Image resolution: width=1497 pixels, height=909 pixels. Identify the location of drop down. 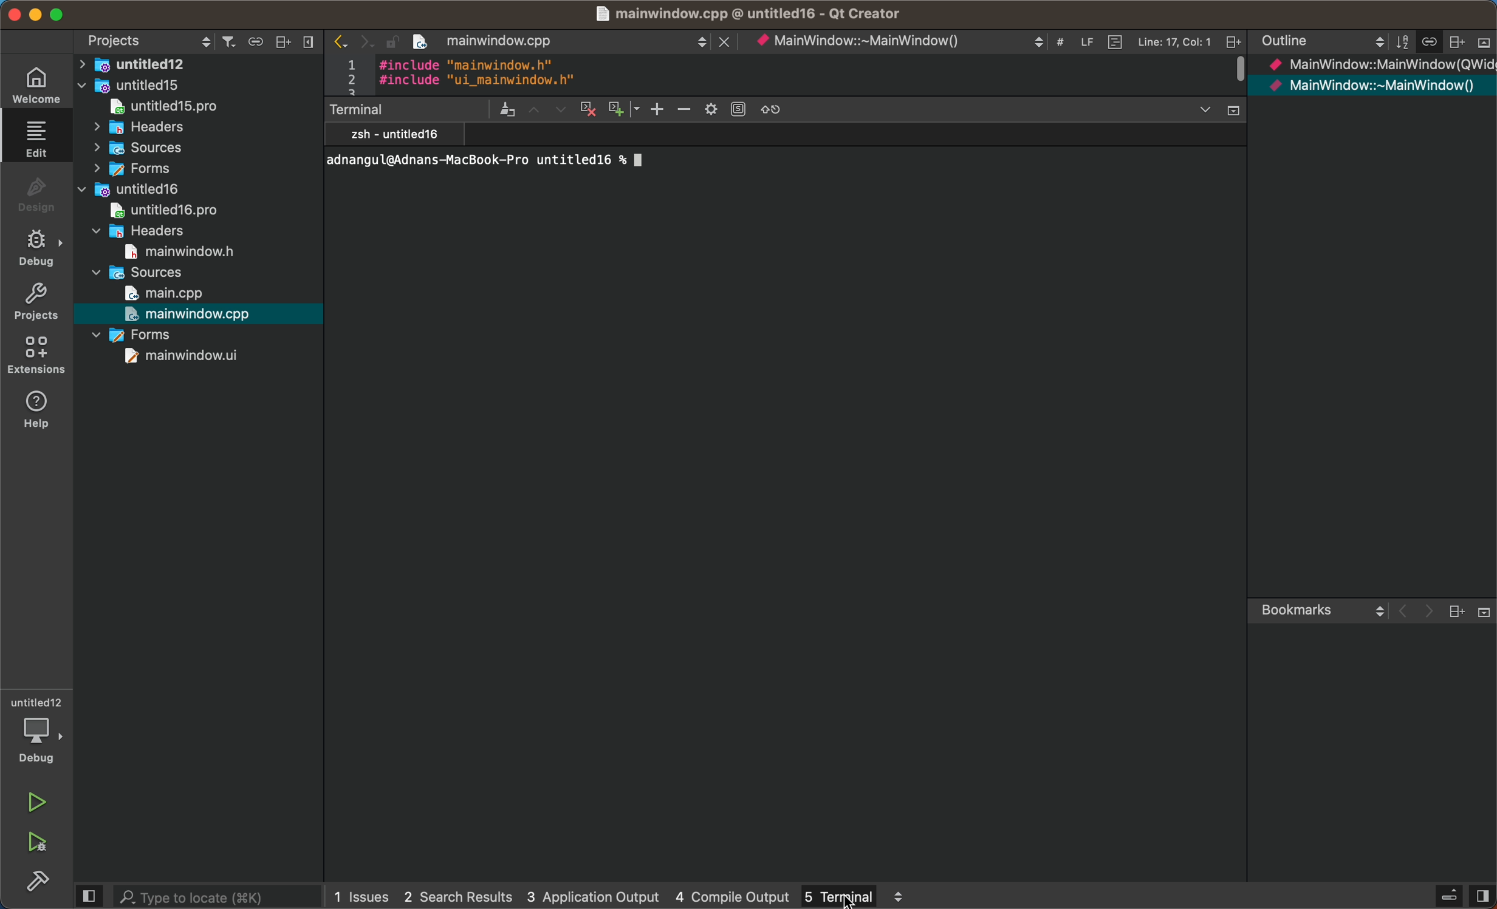
(1217, 112).